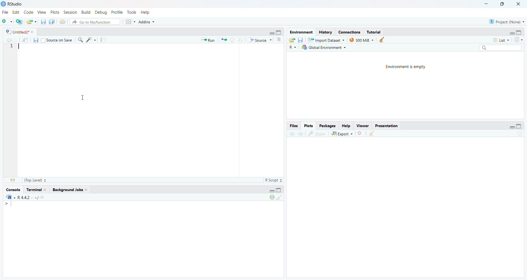  Describe the element at coordinates (43, 22) in the screenshot. I see `save current document` at that location.